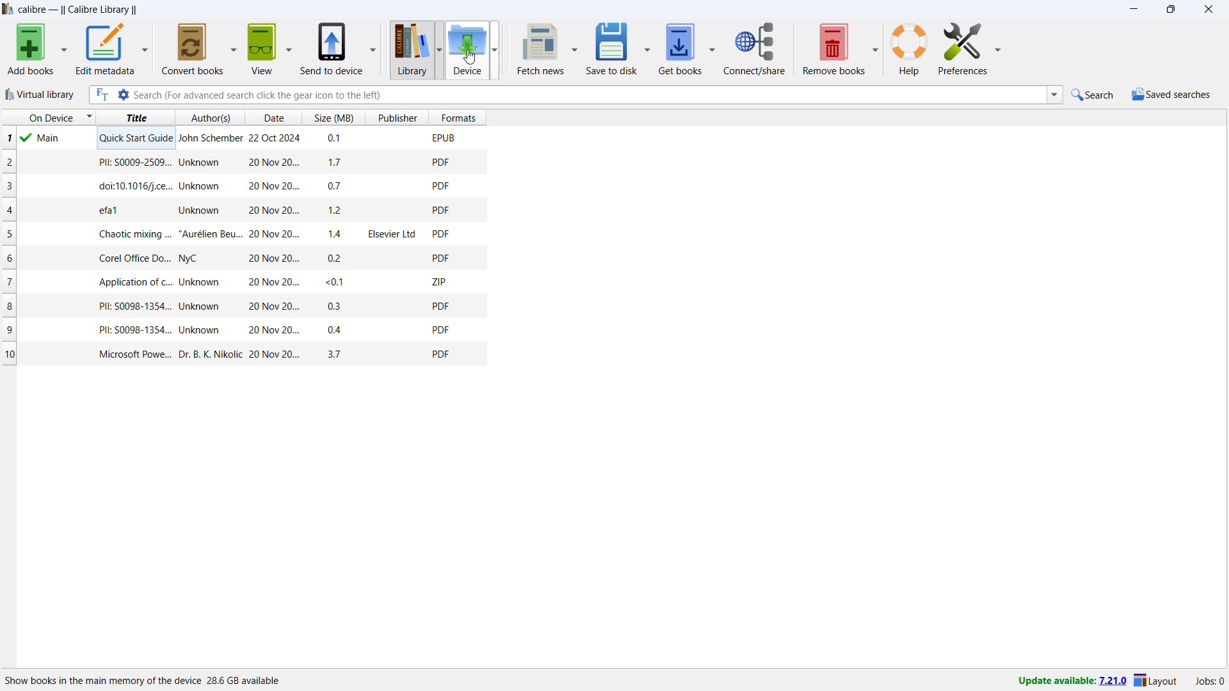  I want to click on one book entry, so click(293, 139).